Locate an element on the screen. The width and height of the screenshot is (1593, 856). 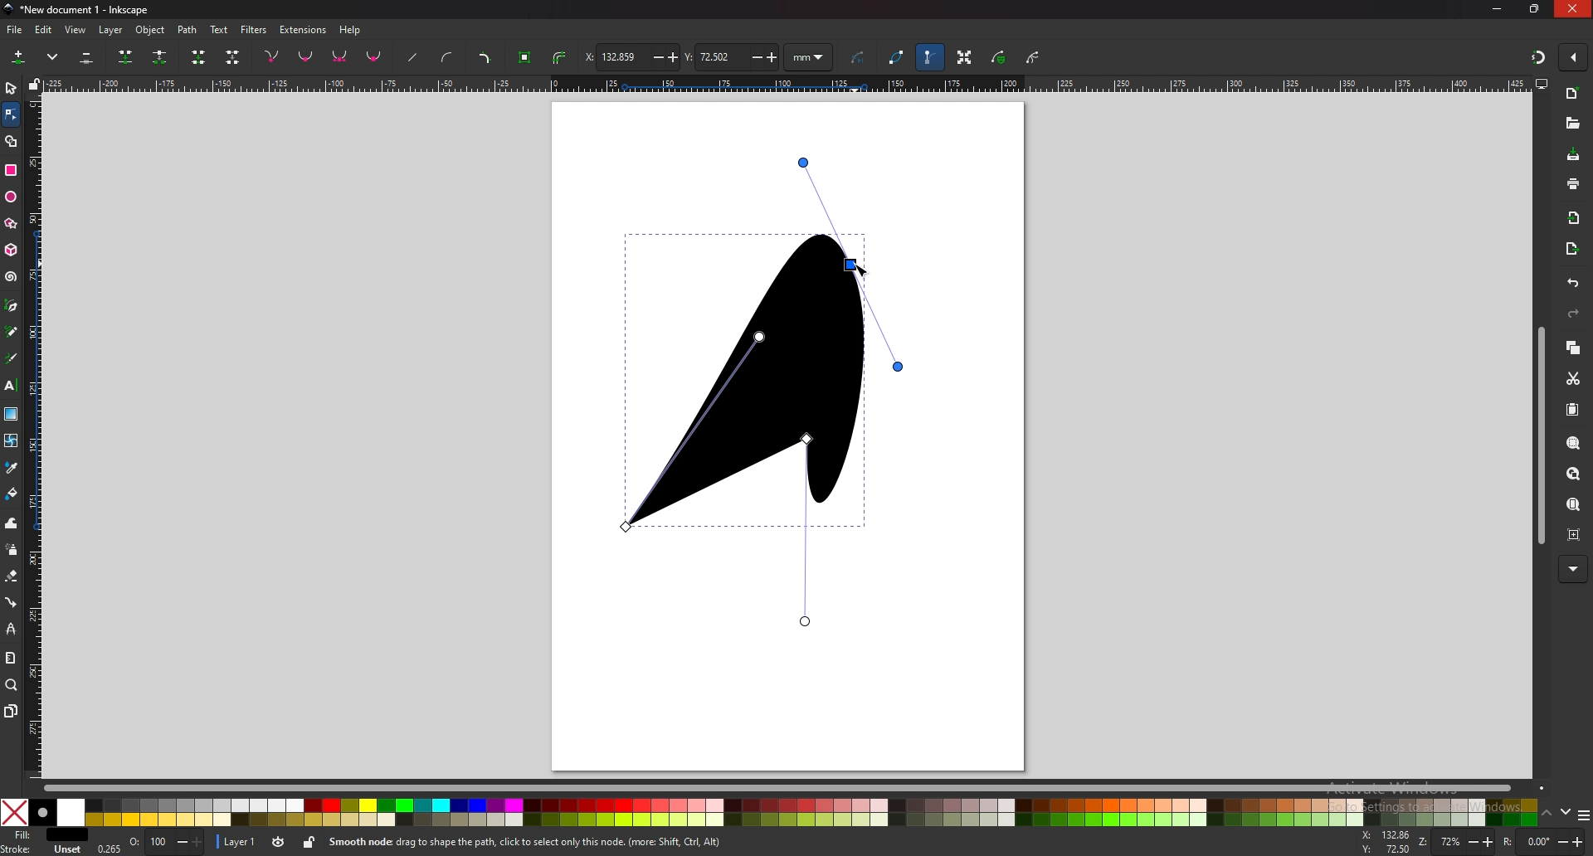
tweak is located at coordinates (11, 523).